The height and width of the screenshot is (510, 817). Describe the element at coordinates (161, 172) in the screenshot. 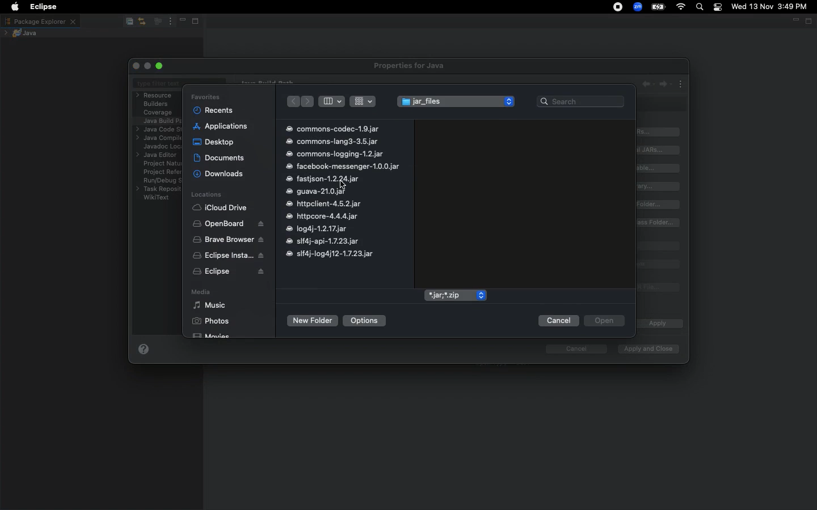

I see `Project references ` at that location.